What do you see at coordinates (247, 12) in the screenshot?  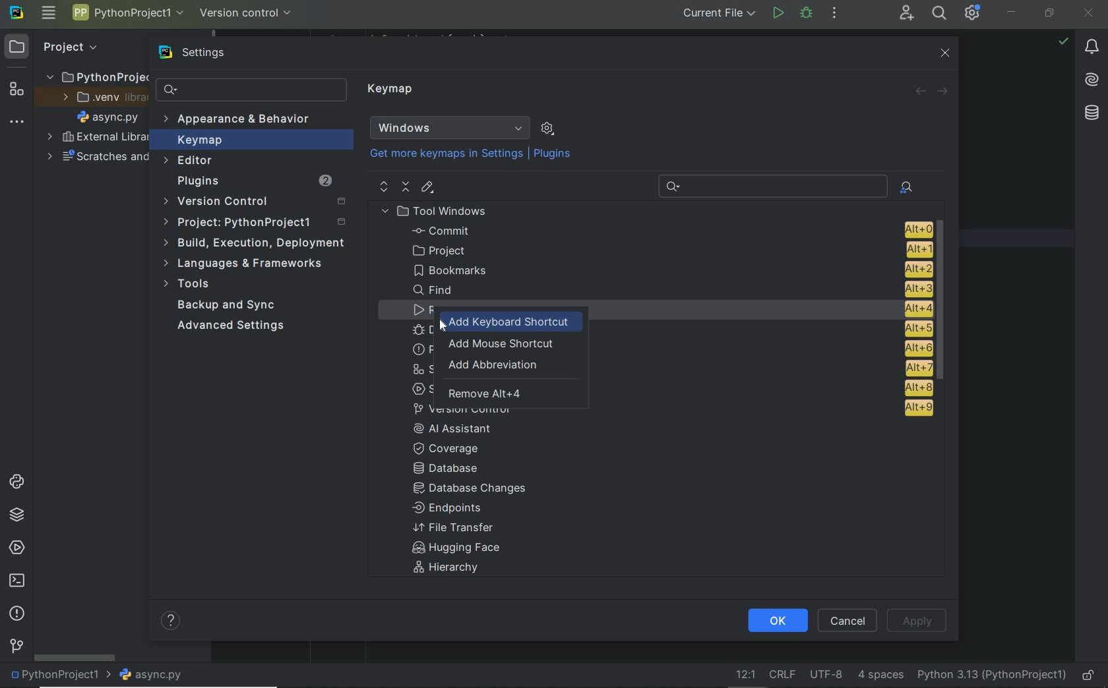 I see `version control` at bounding box center [247, 12].